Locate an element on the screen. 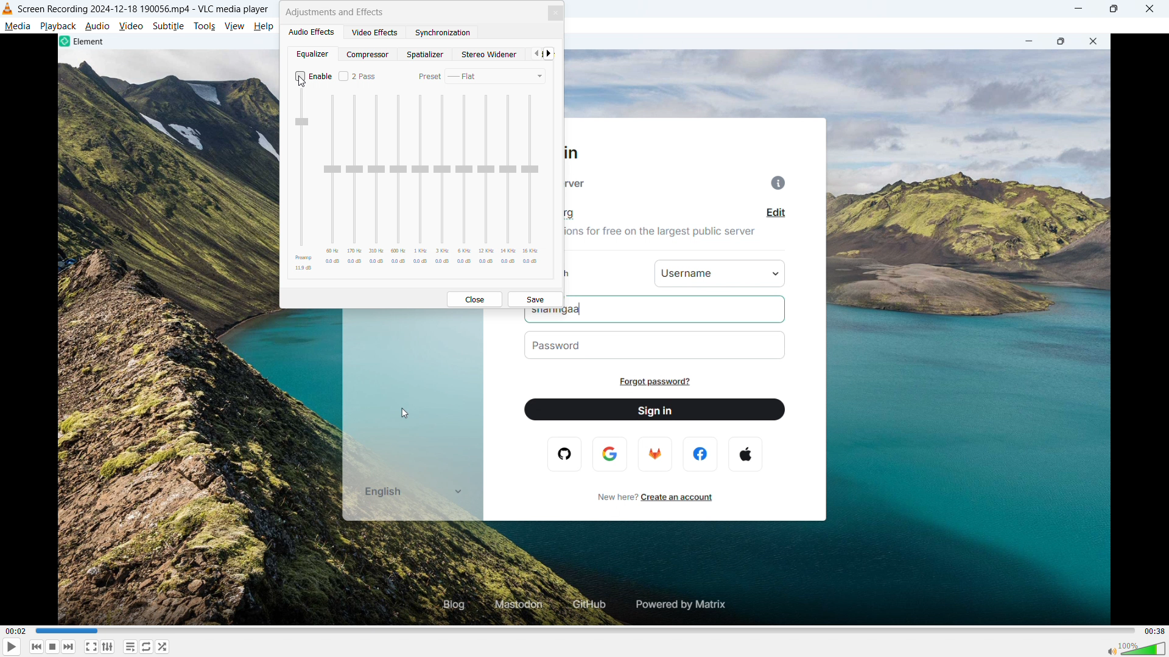 This screenshot has height=657, width=1169. shuffle is located at coordinates (163, 647).